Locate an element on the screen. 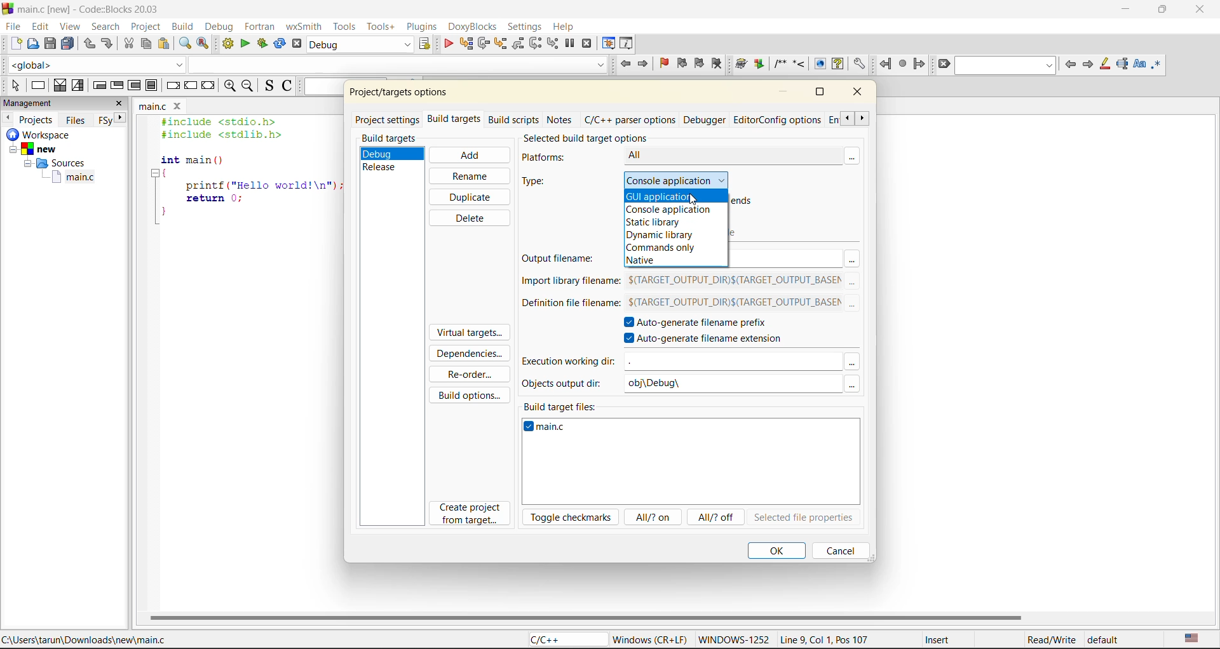 The height and width of the screenshot is (649, 1220). Run HTML Documentation is located at coordinates (820, 63).